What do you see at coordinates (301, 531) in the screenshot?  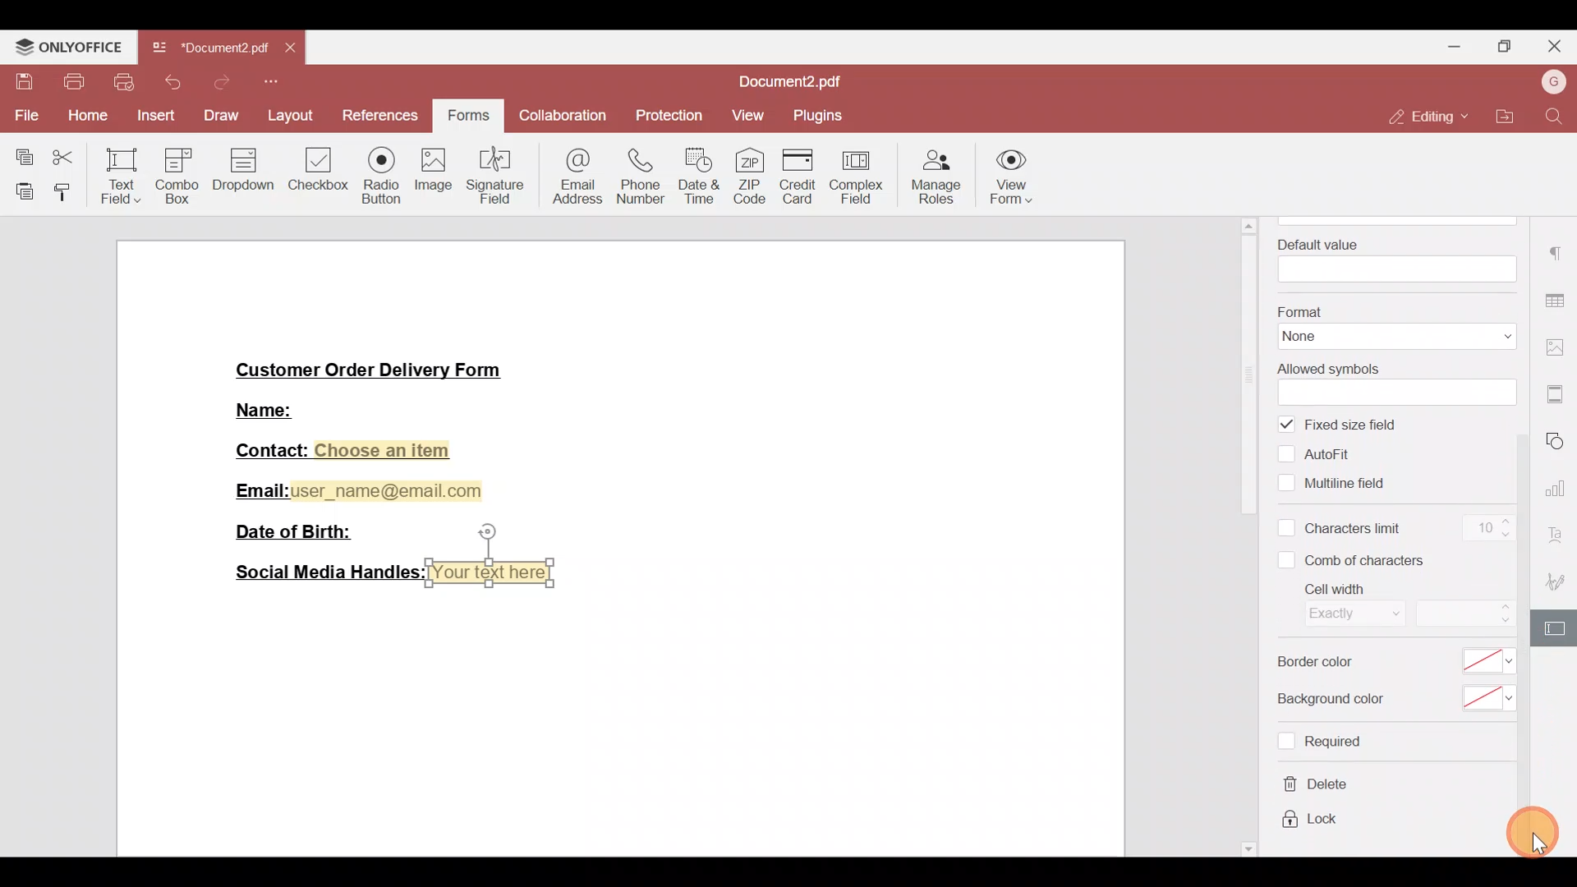 I see `Date of Birth:` at bounding box center [301, 531].